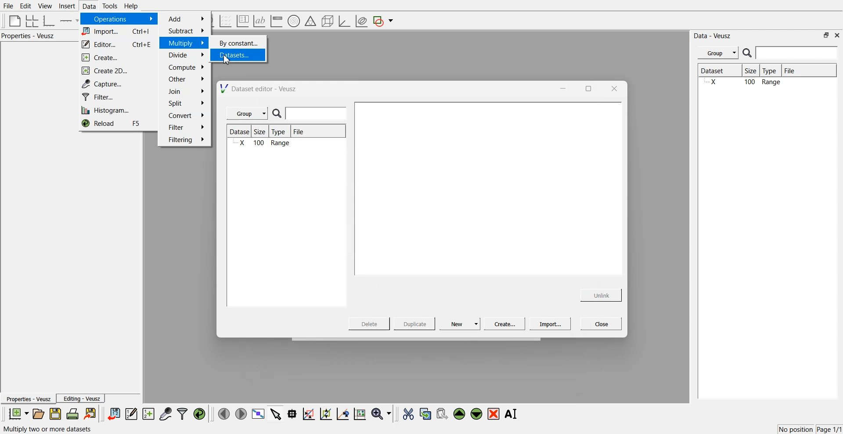 The image size is (843, 434). What do you see at coordinates (753, 71) in the screenshot?
I see `Size` at bounding box center [753, 71].